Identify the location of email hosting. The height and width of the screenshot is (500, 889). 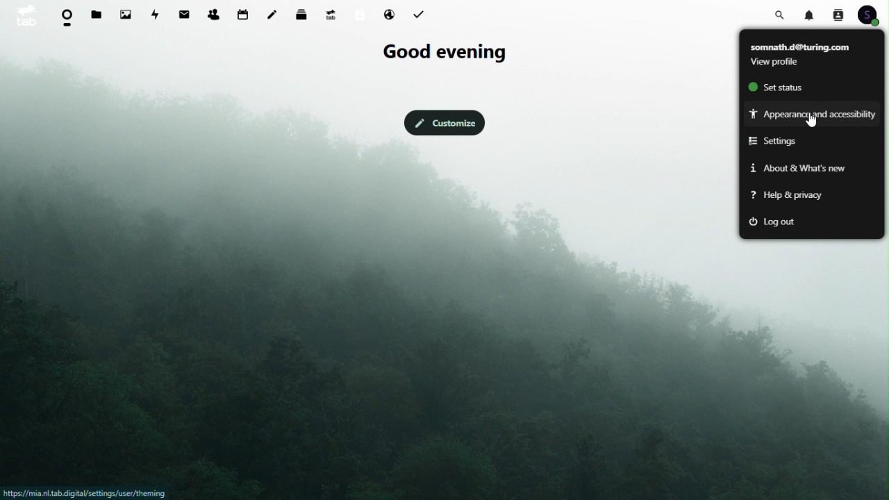
(389, 15).